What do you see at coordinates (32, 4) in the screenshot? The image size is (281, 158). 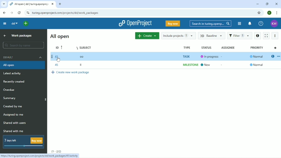 I see `Current tab` at bounding box center [32, 4].